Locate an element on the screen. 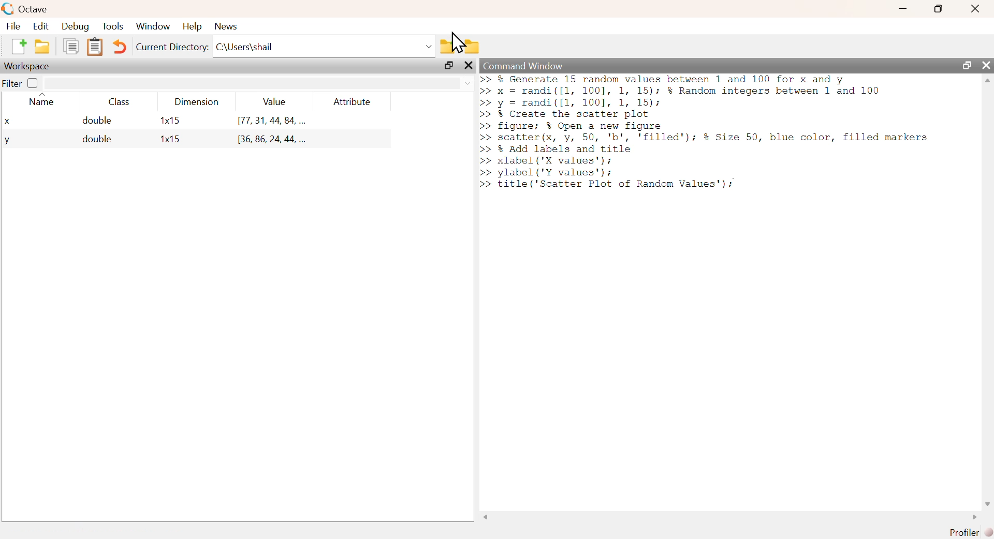 This screenshot has height=539, width=994. dropdown is located at coordinates (467, 84).